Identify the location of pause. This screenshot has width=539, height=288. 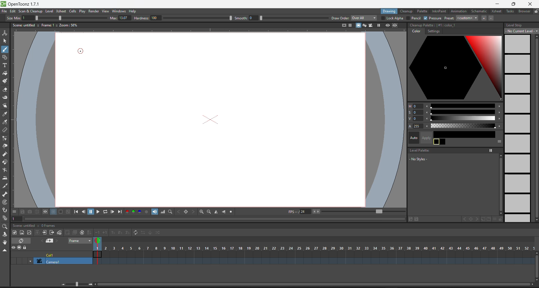
(92, 212).